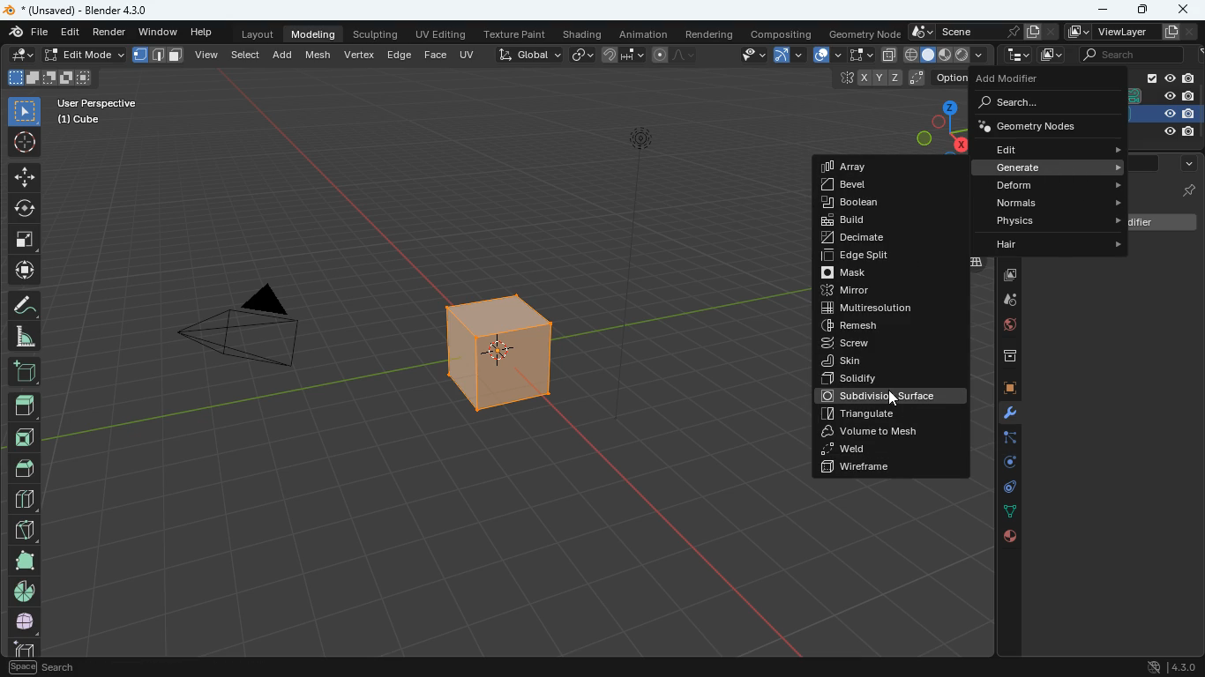 The image size is (1205, 677). What do you see at coordinates (1166, 114) in the screenshot?
I see `cube` at bounding box center [1166, 114].